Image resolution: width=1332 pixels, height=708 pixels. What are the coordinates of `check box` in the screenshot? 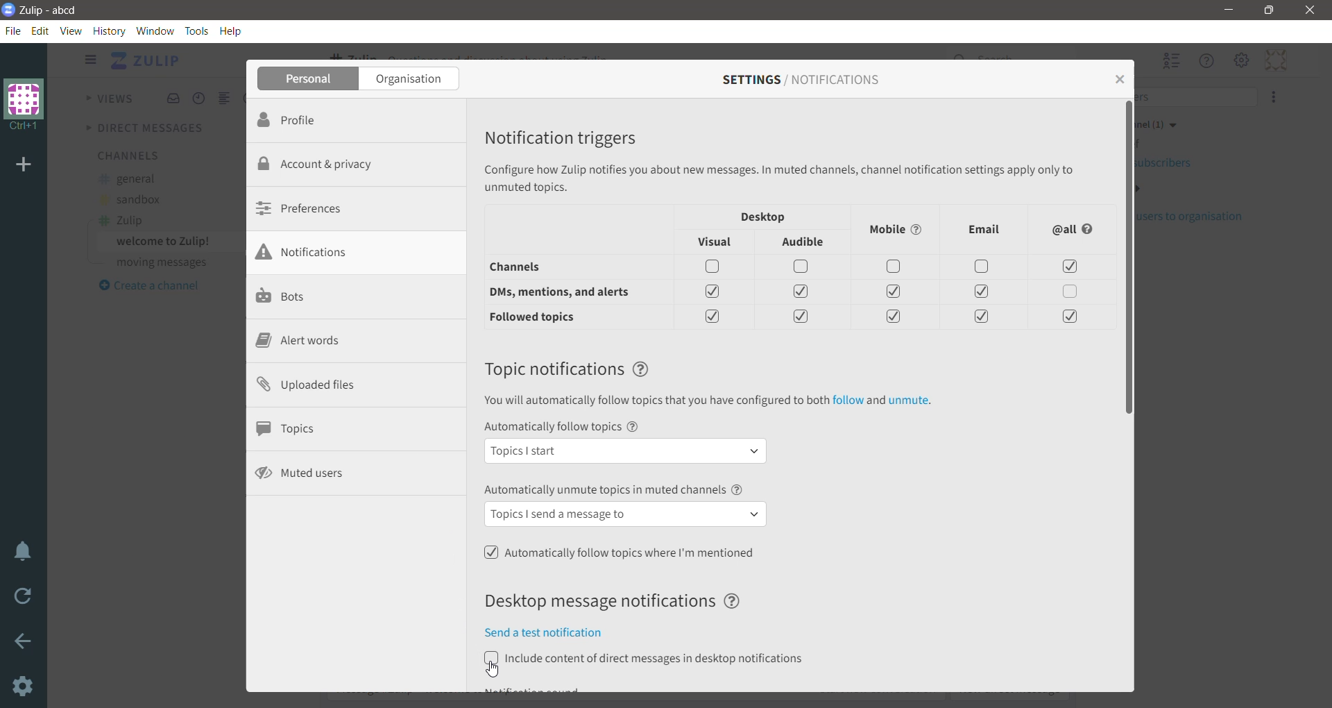 It's located at (891, 318).